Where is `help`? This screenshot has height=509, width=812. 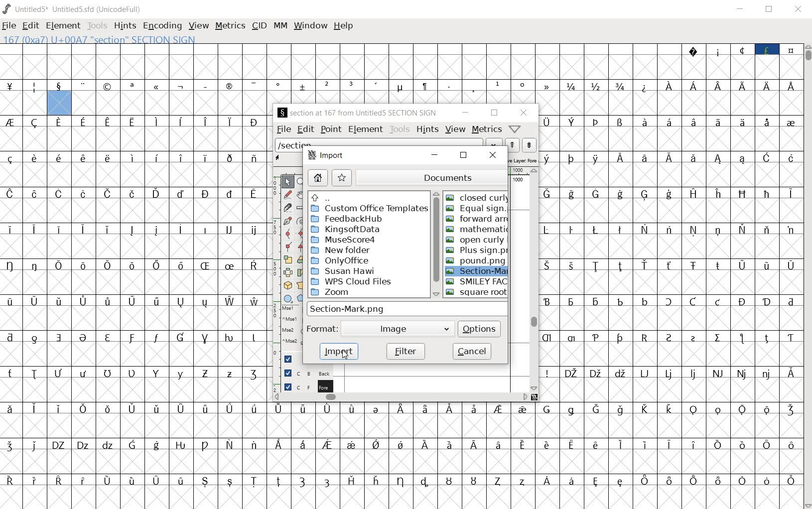
help is located at coordinates (344, 26).